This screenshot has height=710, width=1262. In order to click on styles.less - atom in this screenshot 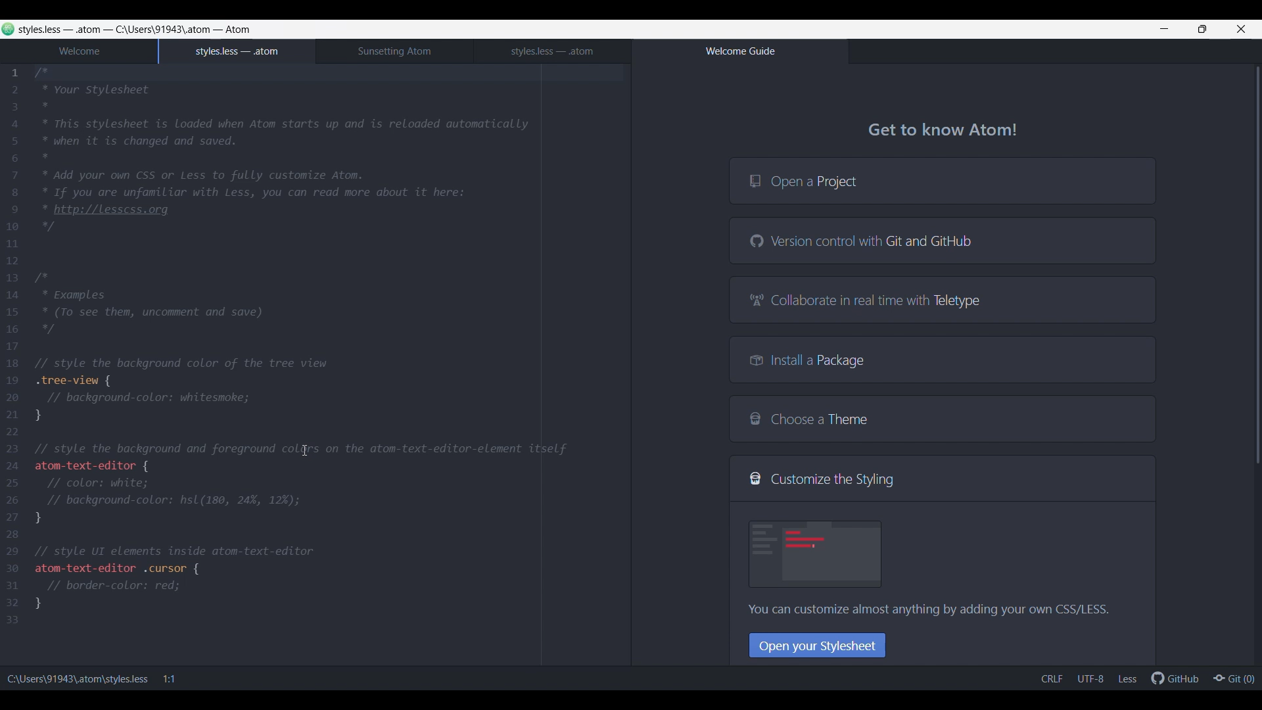, I will do `click(64, 29)`.